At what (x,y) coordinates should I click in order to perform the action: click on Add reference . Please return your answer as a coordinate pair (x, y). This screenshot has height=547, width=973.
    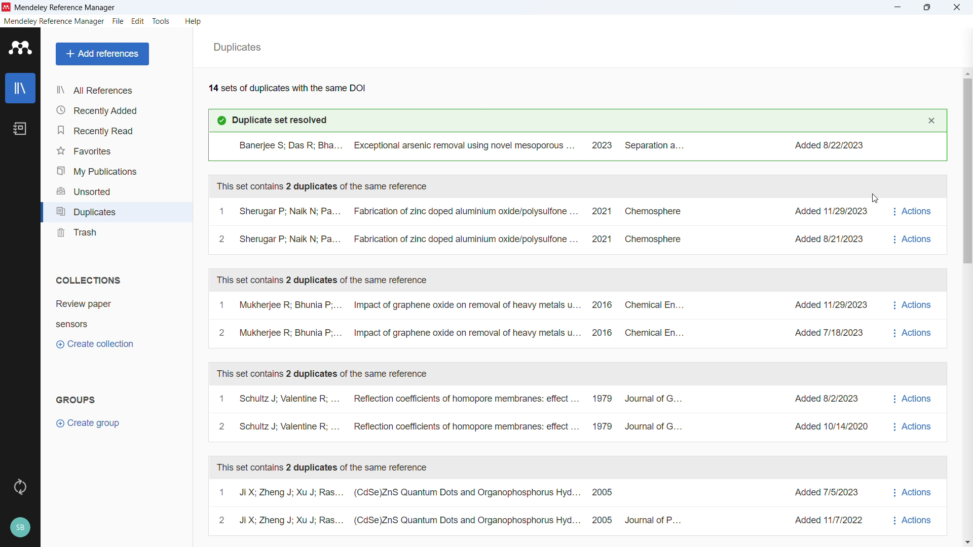
    Looking at the image, I should click on (102, 54).